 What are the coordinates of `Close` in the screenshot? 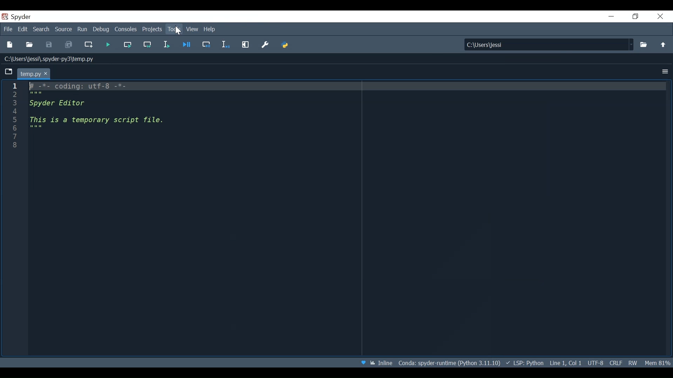 It's located at (659, 16).